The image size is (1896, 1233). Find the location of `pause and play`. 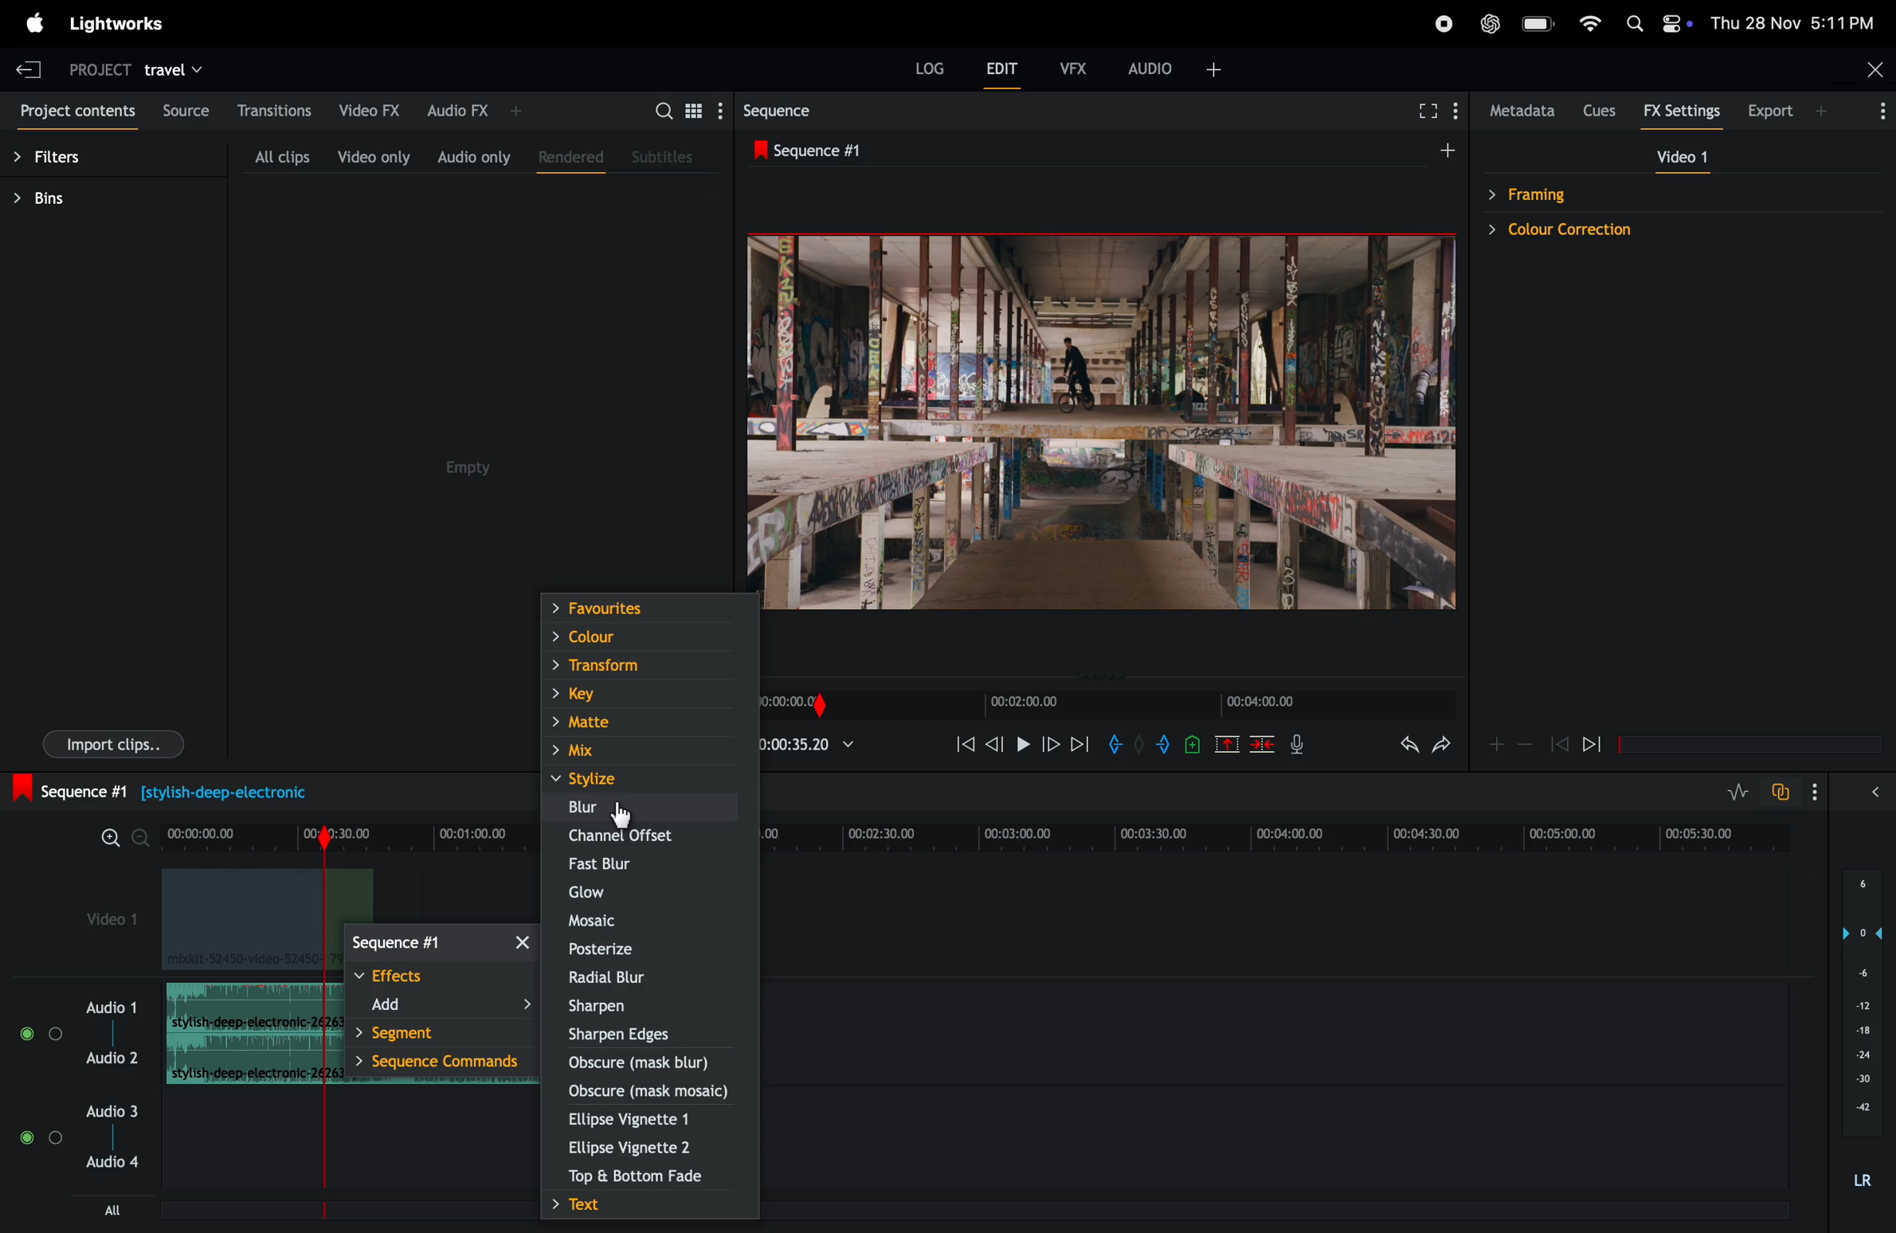

pause and play is located at coordinates (1022, 742).